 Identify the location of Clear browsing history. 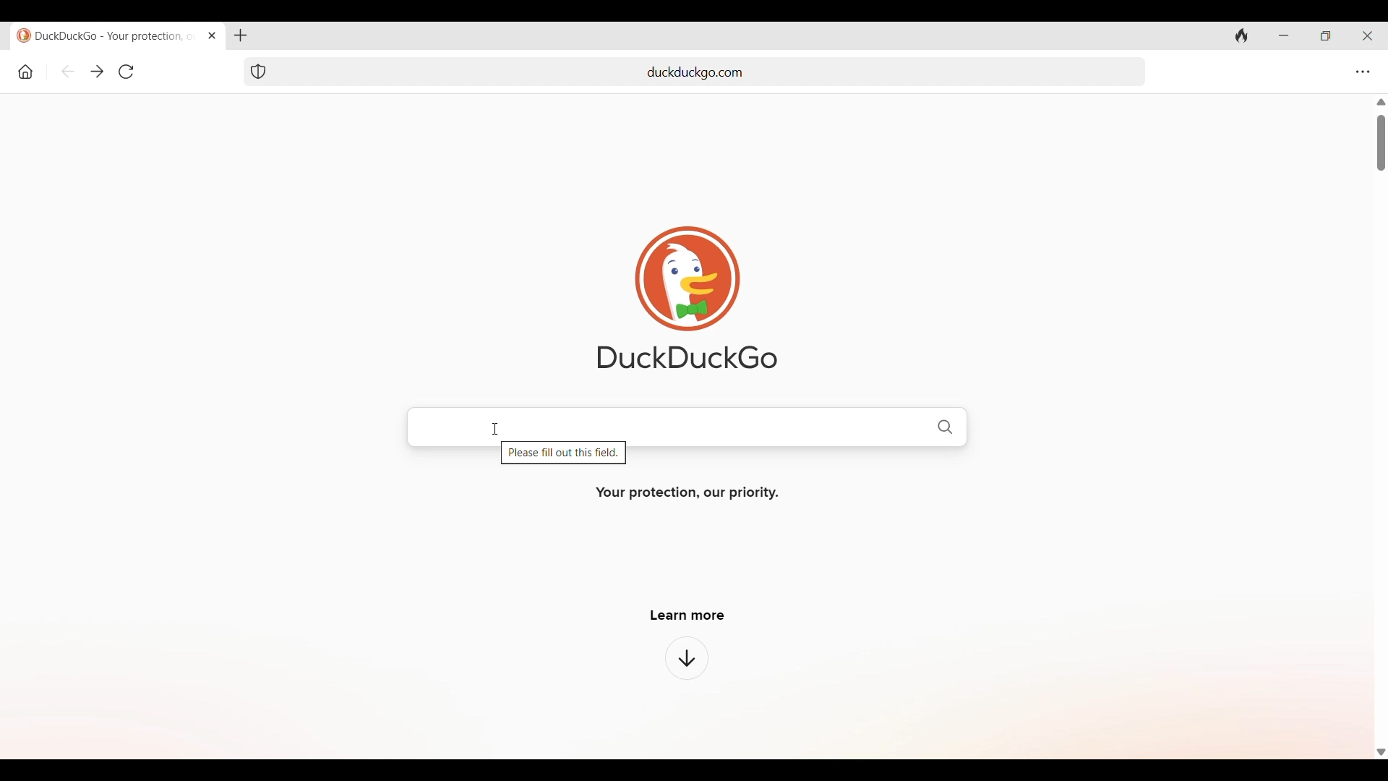
(1241, 35).